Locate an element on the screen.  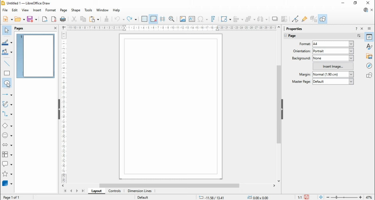
page 1 is located at coordinates (36, 56).